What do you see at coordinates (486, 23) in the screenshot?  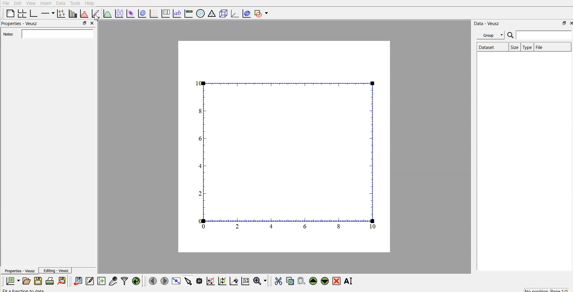 I see `| Data - Veusz` at bounding box center [486, 23].